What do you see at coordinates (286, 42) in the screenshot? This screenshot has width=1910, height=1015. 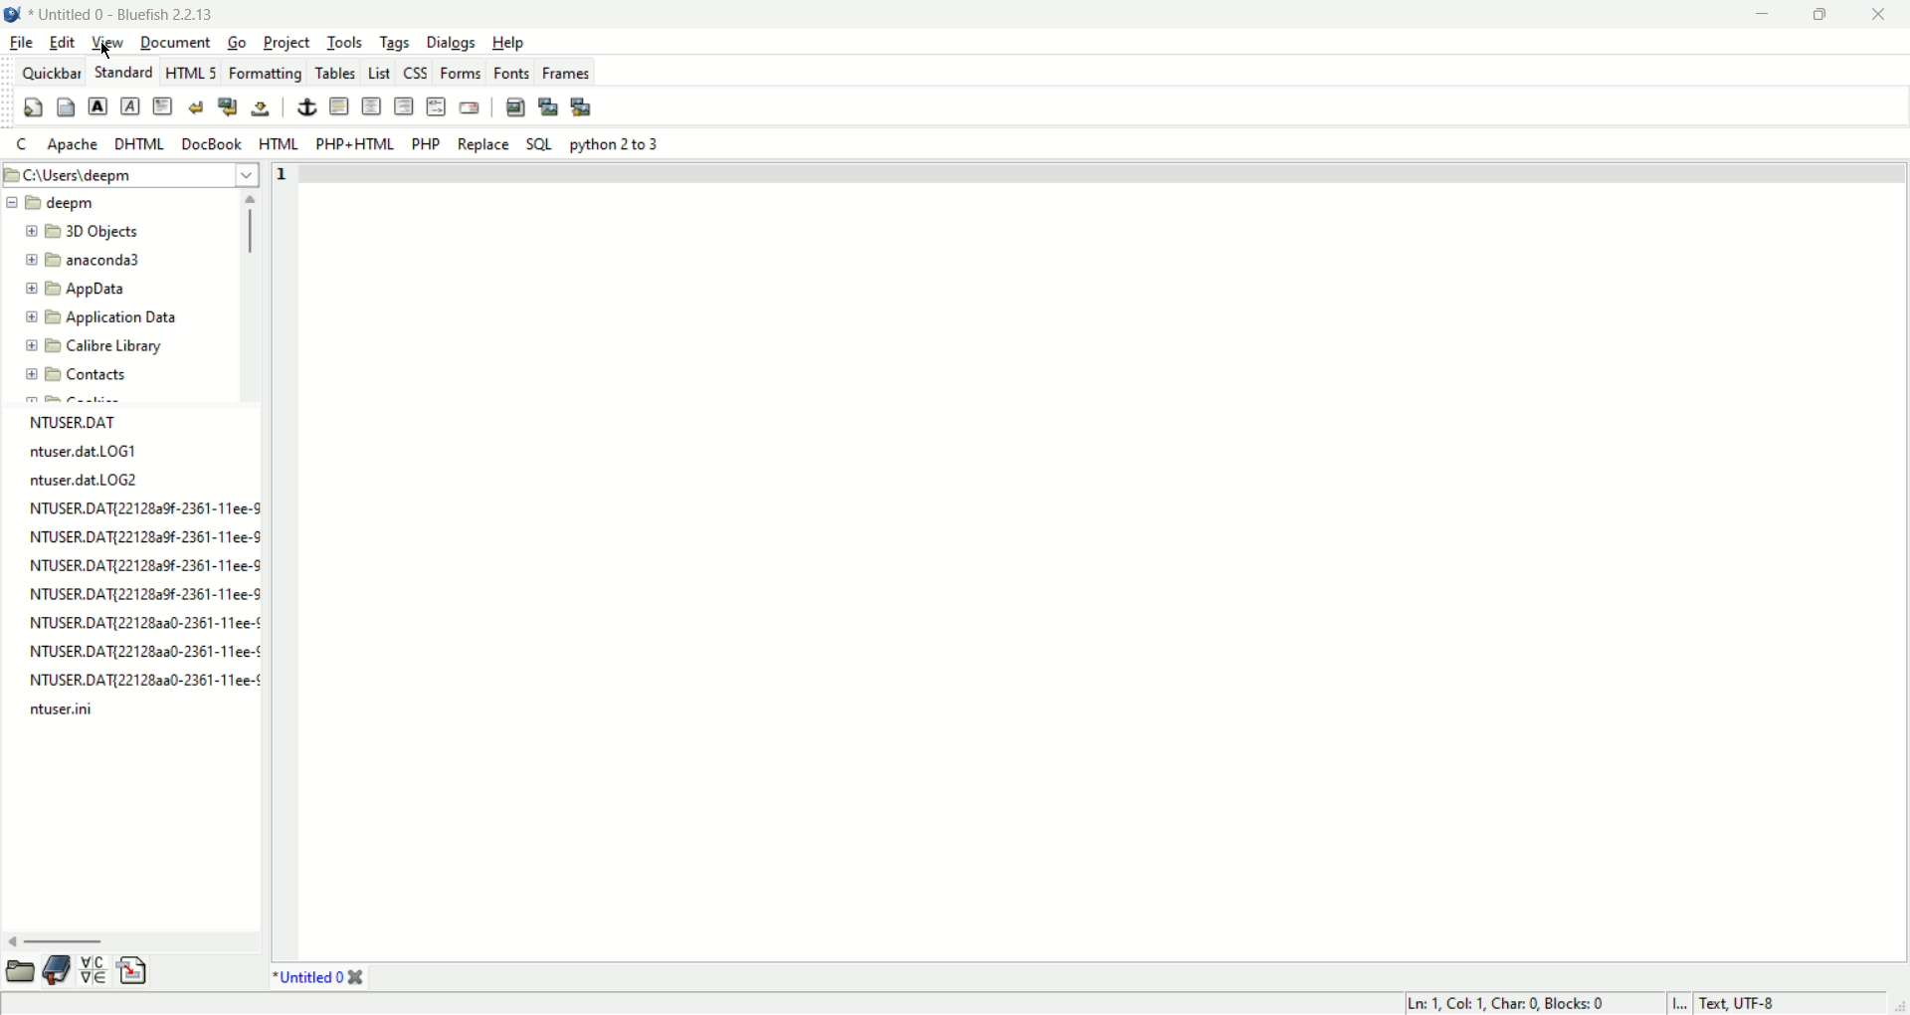 I see `project` at bounding box center [286, 42].